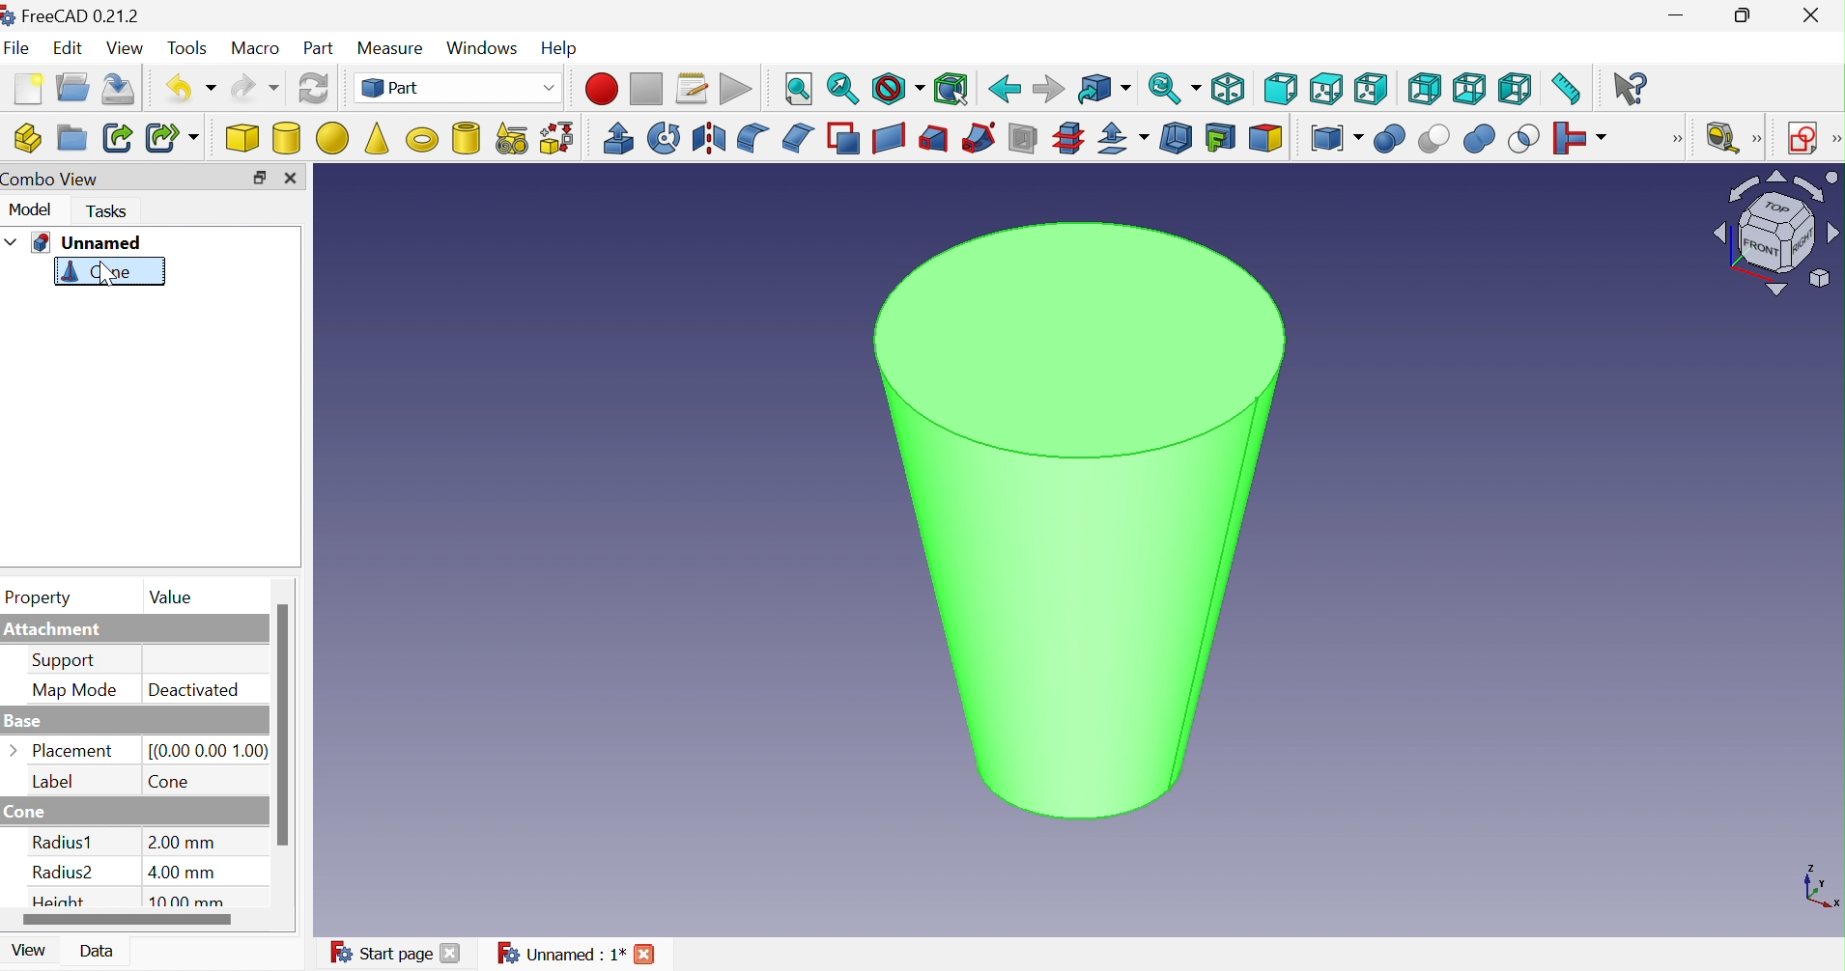 The image size is (1845, 971). I want to click on Back, so click(1004, 90).